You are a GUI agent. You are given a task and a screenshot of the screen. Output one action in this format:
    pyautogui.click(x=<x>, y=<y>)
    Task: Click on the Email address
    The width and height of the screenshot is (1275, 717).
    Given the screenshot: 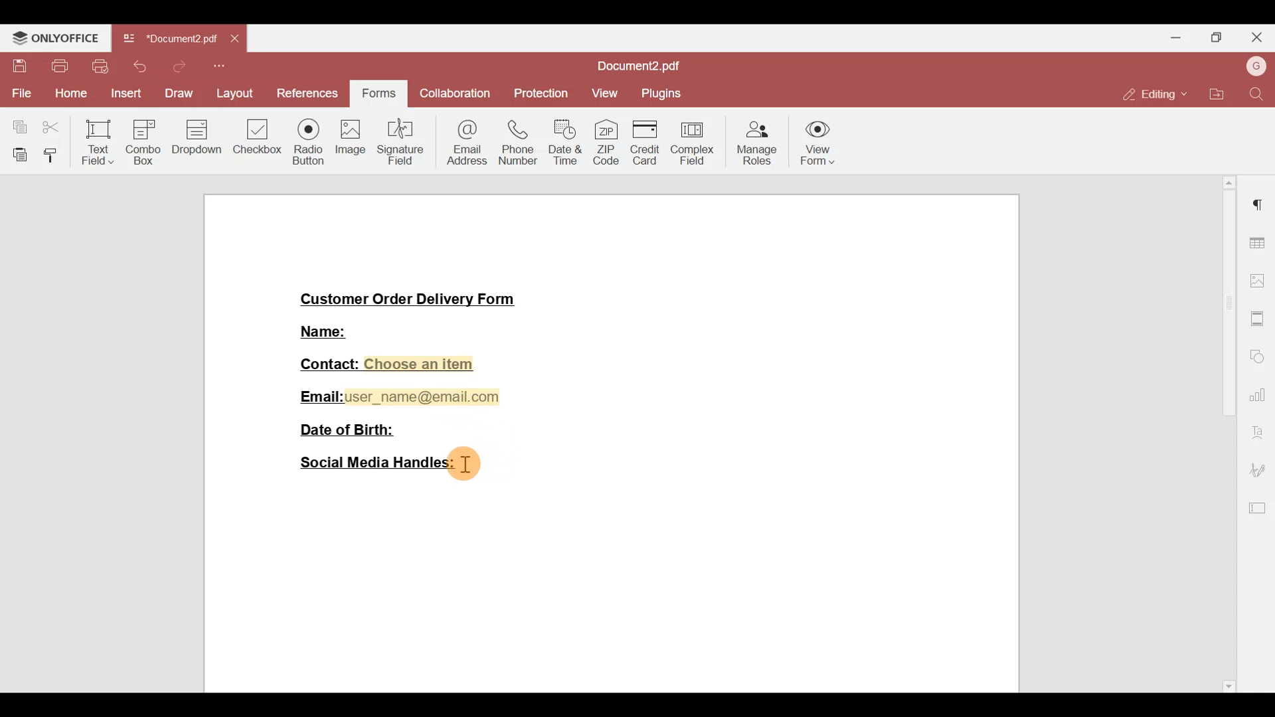 What is the action you would take?
    pyautogui.click(x=462, y=145)
    